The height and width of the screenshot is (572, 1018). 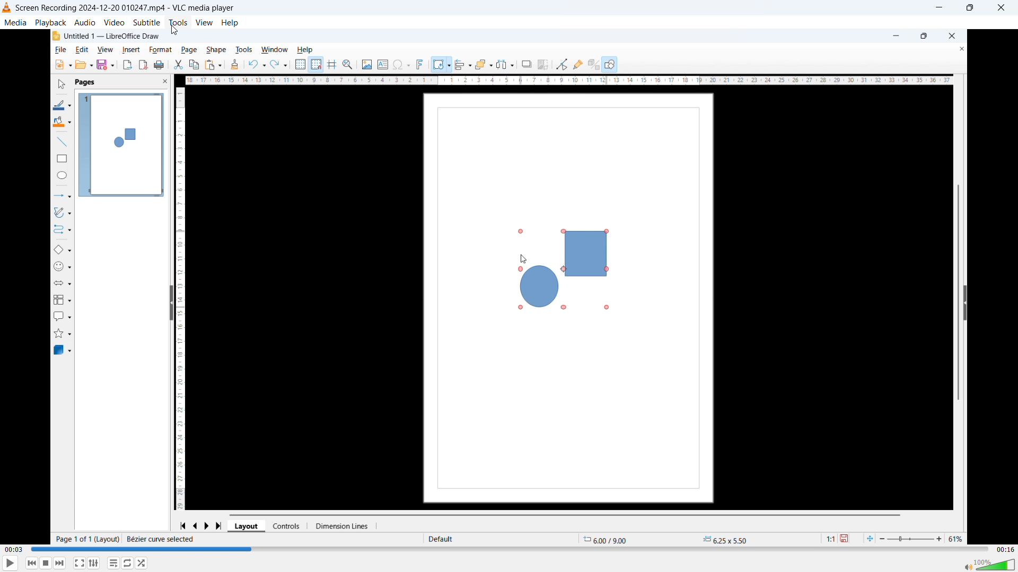 What do you see at coordinates (46, 563) in the screenshot?
I see `Stop playback ` at bounding box center [46, 563].